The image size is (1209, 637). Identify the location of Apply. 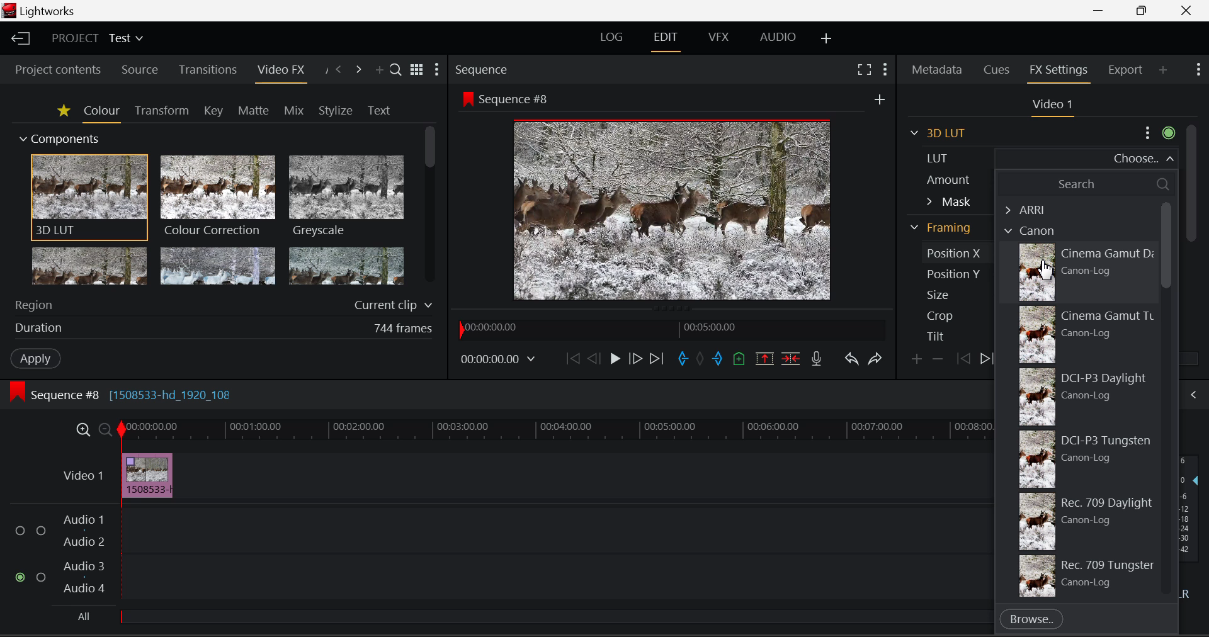
(33, 359).